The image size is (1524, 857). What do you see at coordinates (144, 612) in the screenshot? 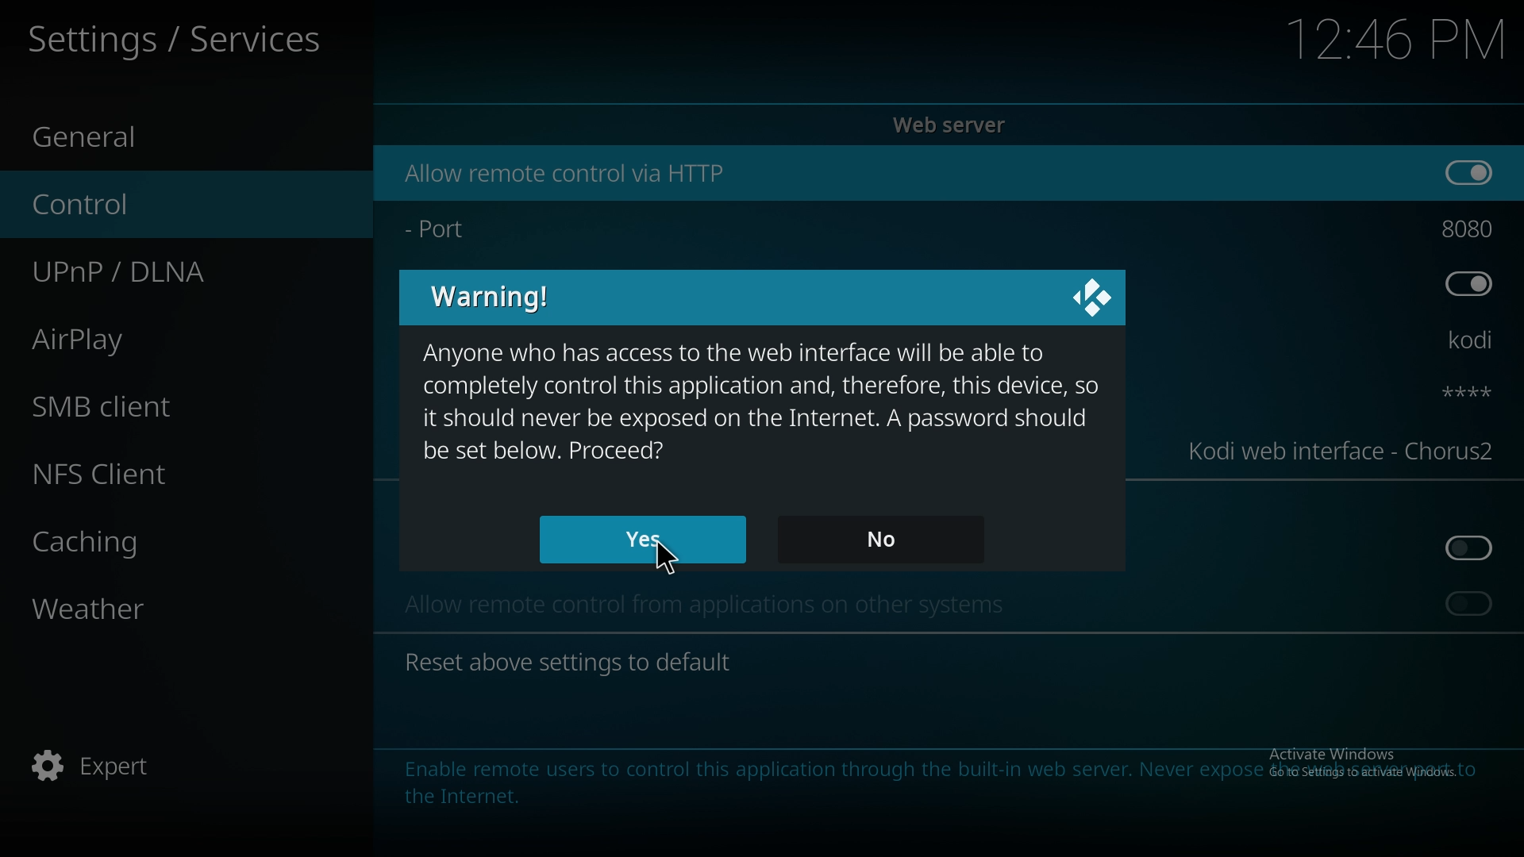
I see `weather` at bounding box center [144, 612].